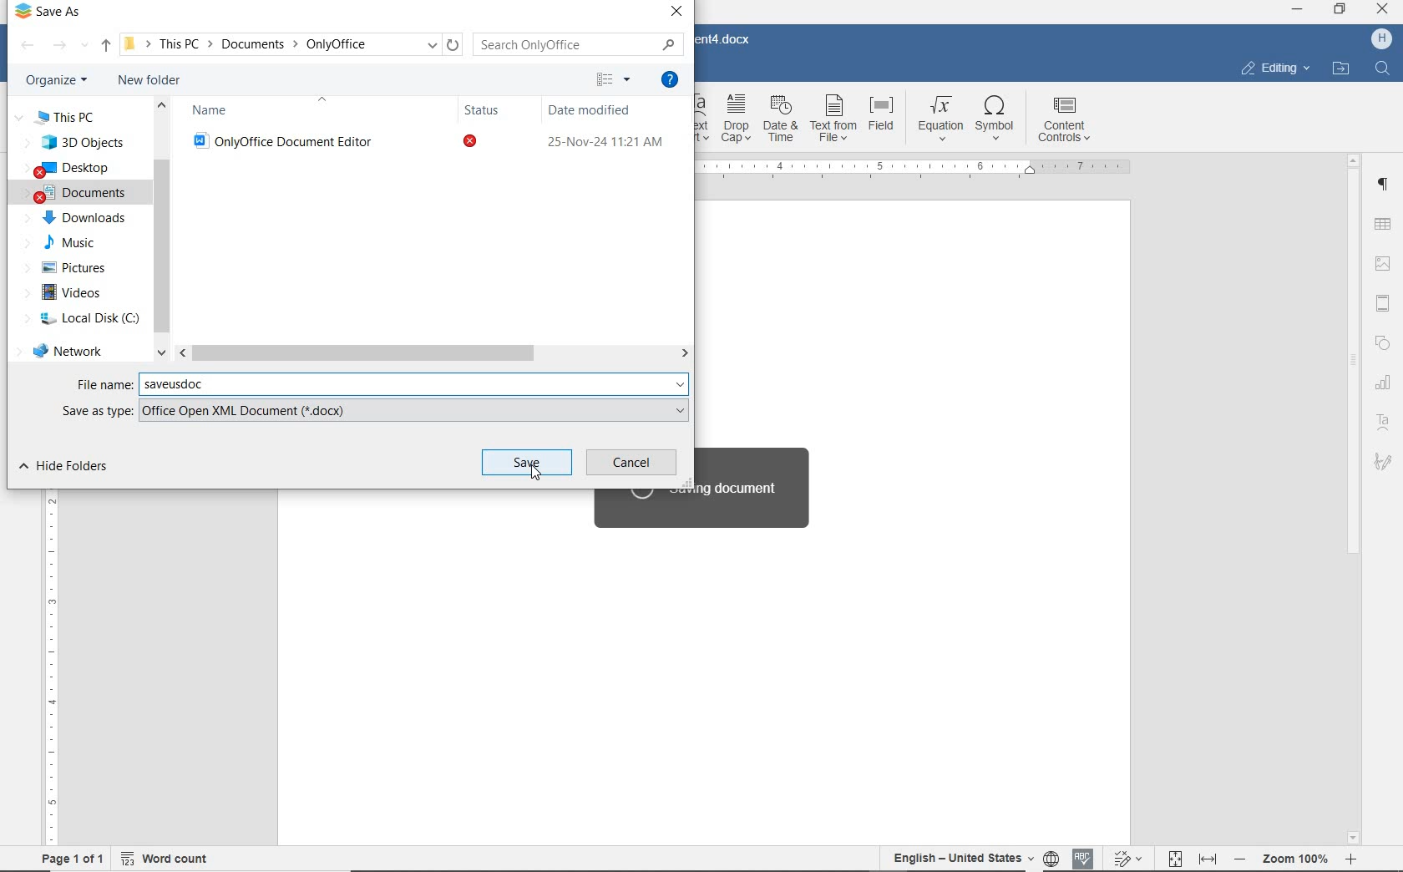 The height and width of the screenshot is (872, 1403). What do you see at coordinates (165, 860) in the screenshot?
I see `word count` at bounding box center [165, 860].